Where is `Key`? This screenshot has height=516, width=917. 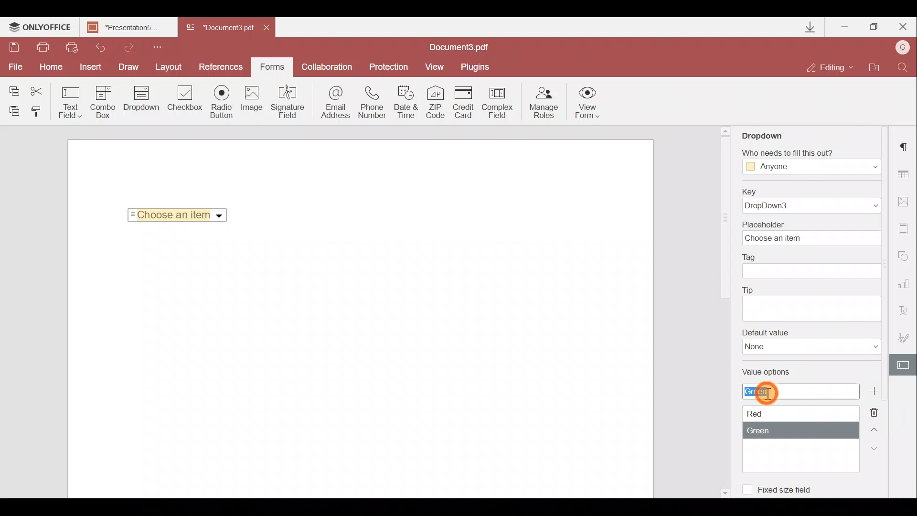
Key is located at coordinates (814, 200).